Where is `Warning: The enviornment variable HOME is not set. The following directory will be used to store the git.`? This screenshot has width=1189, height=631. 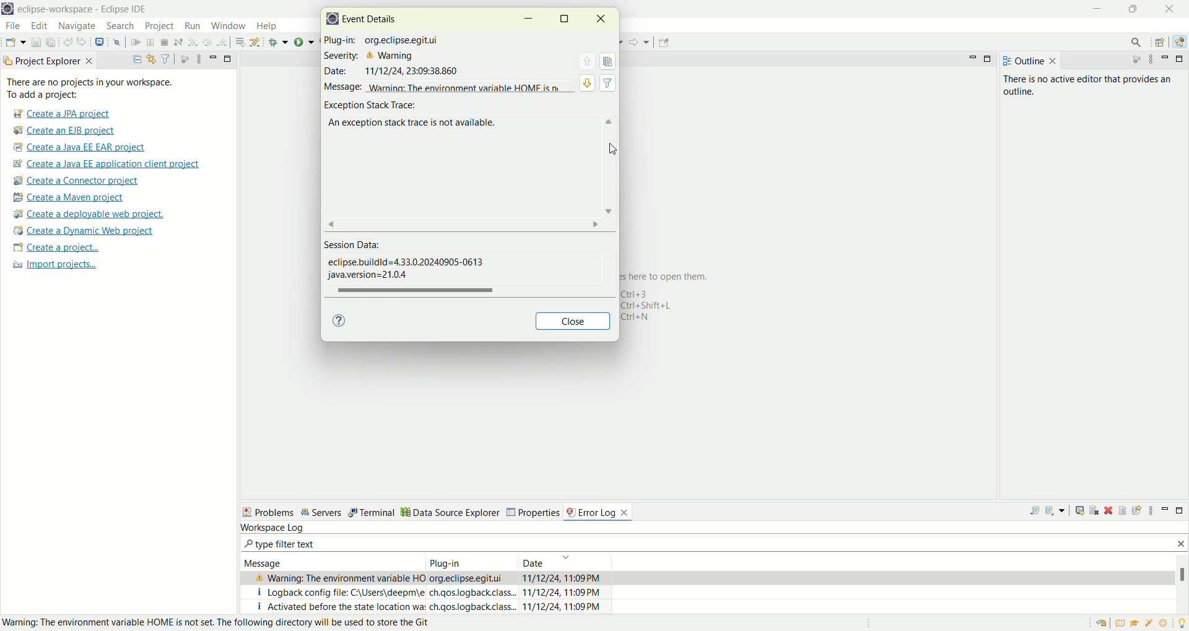
Warning: The enviornment variable HOME is not set. The following directory will be used to store the git. is located at coordinates (229, 620).